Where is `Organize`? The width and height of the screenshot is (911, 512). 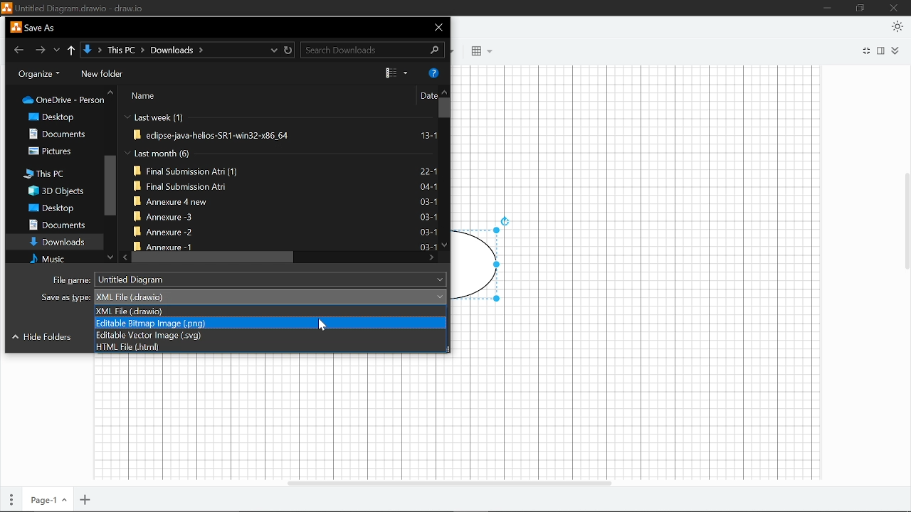 Organize is located at coordinates (39, 75).